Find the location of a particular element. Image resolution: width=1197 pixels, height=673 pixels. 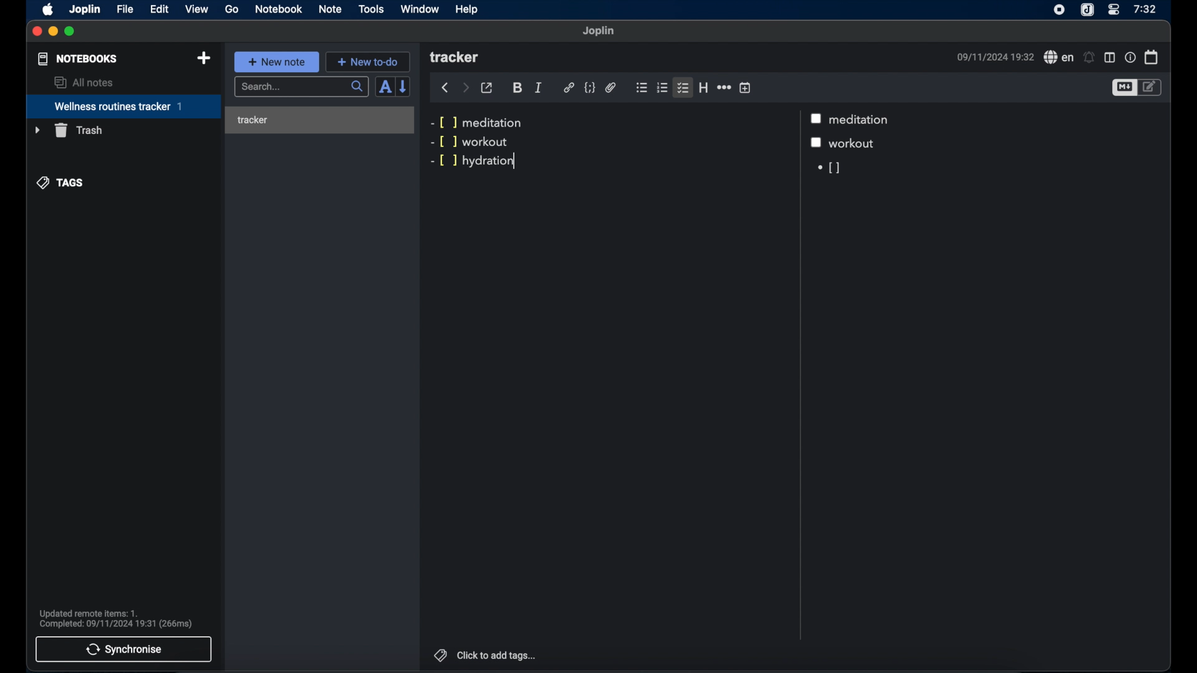

apple icon is located at coordinates (49, 10).